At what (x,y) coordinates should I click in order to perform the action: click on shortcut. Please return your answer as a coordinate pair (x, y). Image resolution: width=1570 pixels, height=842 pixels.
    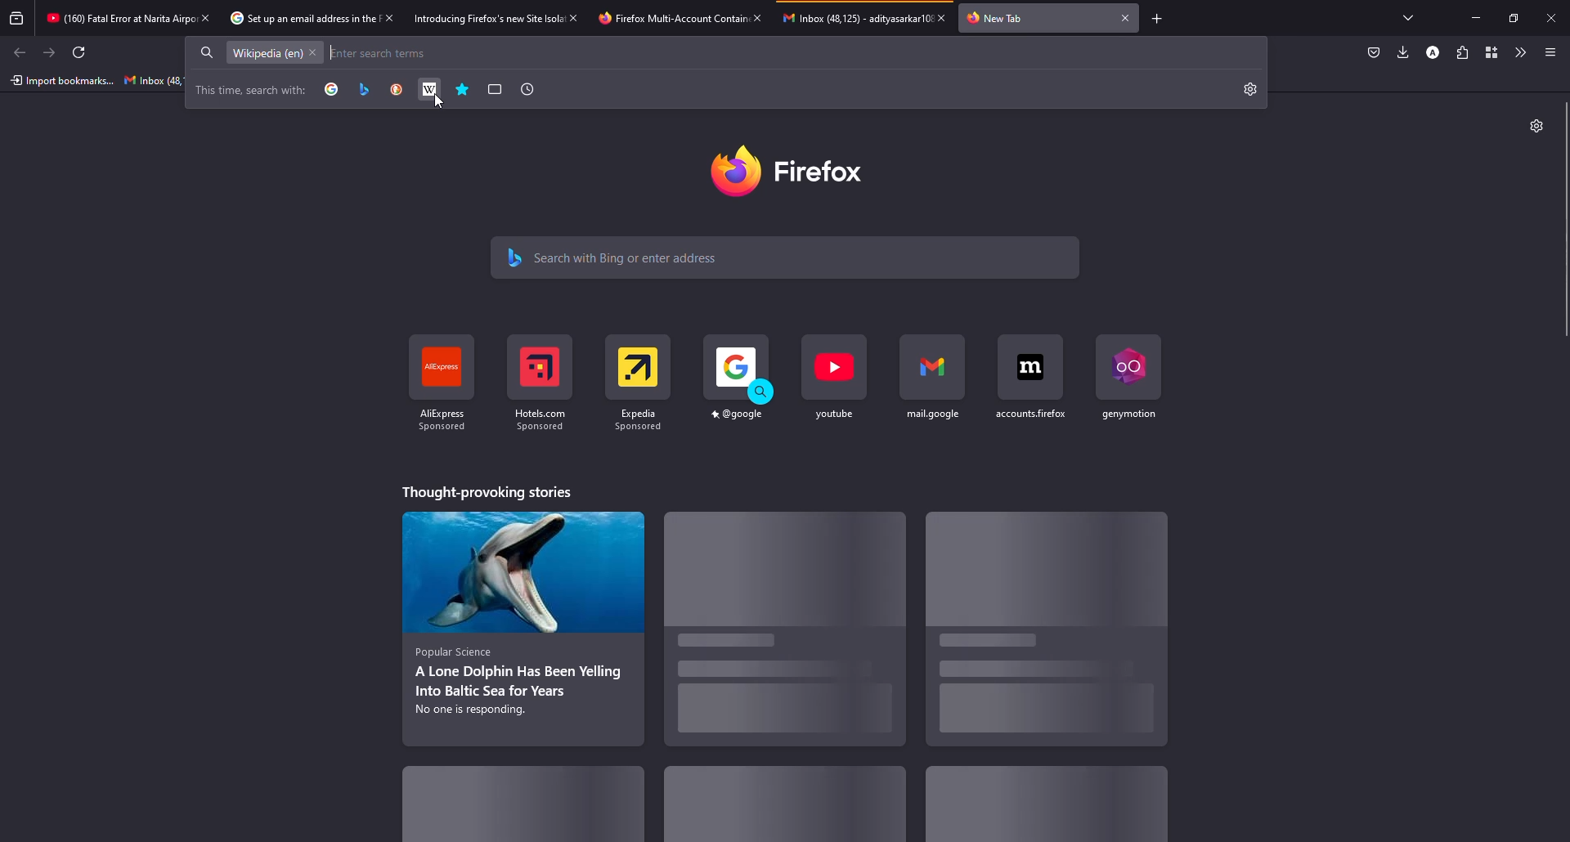
    Looking at the image, I should click on (540, 389).